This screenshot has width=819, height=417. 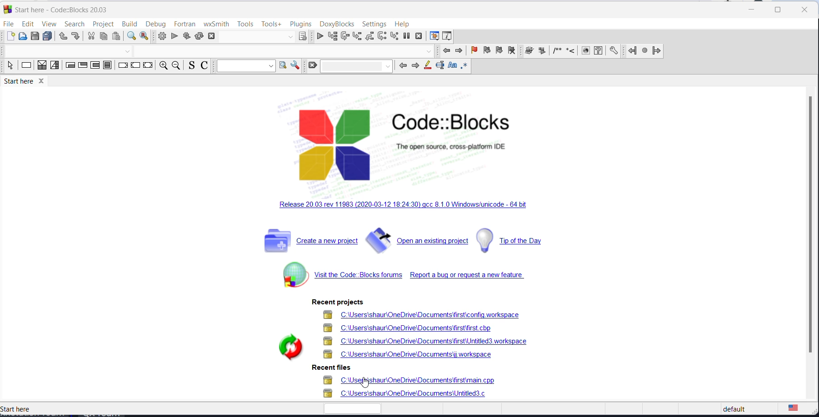 What do you see at coordinates (90, 37) in the screenshot?
I see `CUT` at bounding box center [90, 37].